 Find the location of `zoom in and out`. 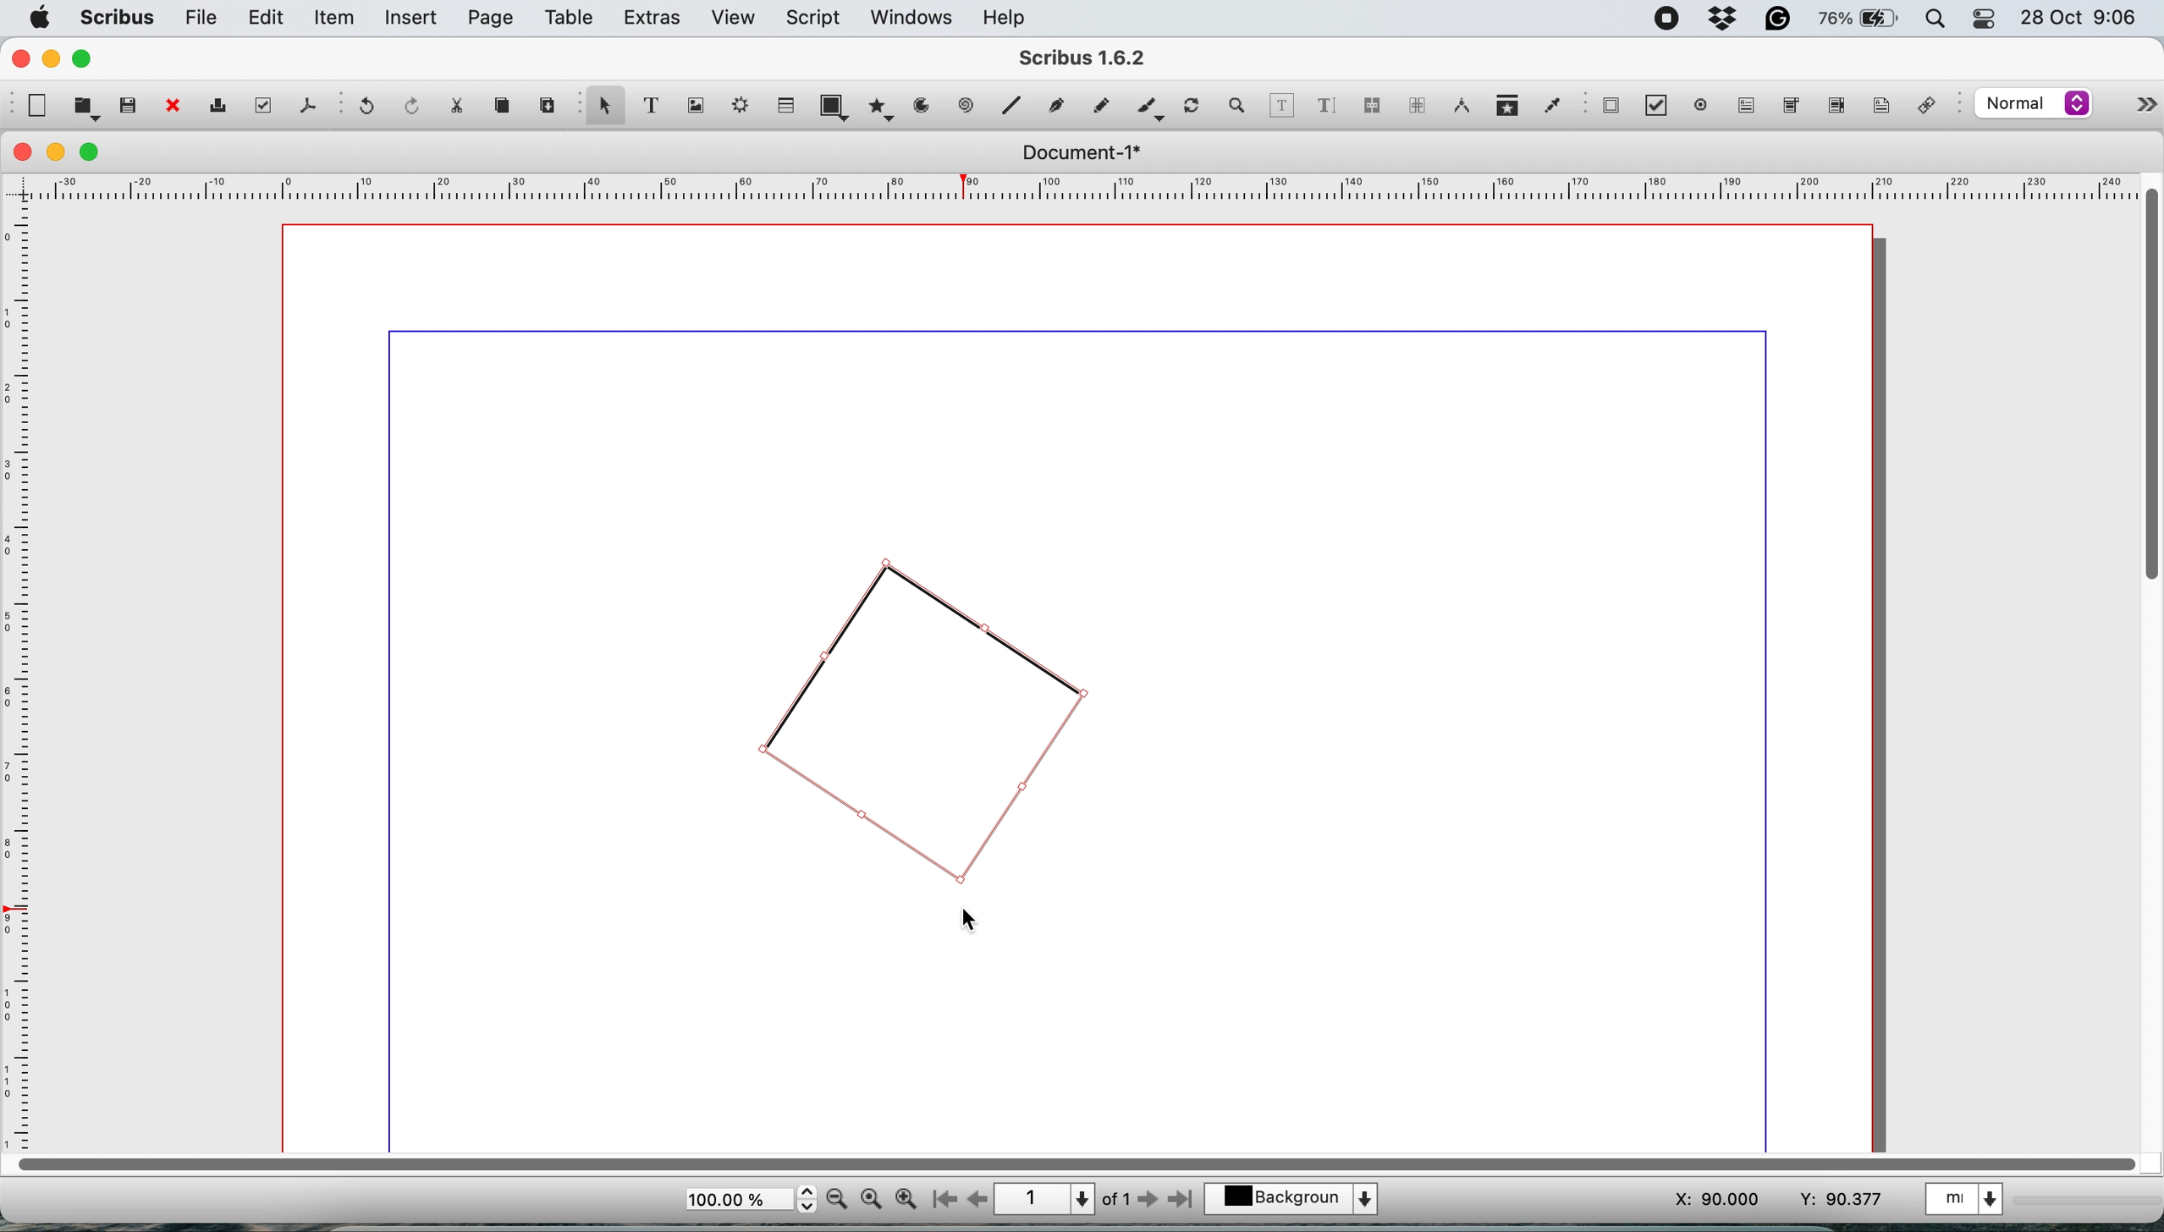

zoom in and out is located at coordinates (1242, 106).